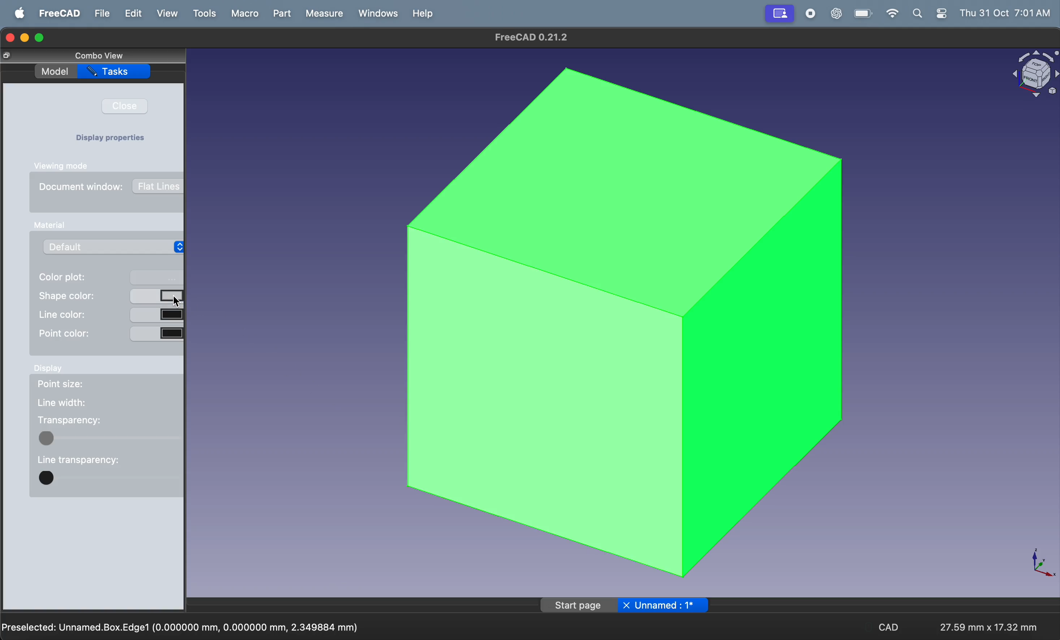  Describe the element at coordinates (66, 166) in the screenshot. I see `vewing mode` at that location.